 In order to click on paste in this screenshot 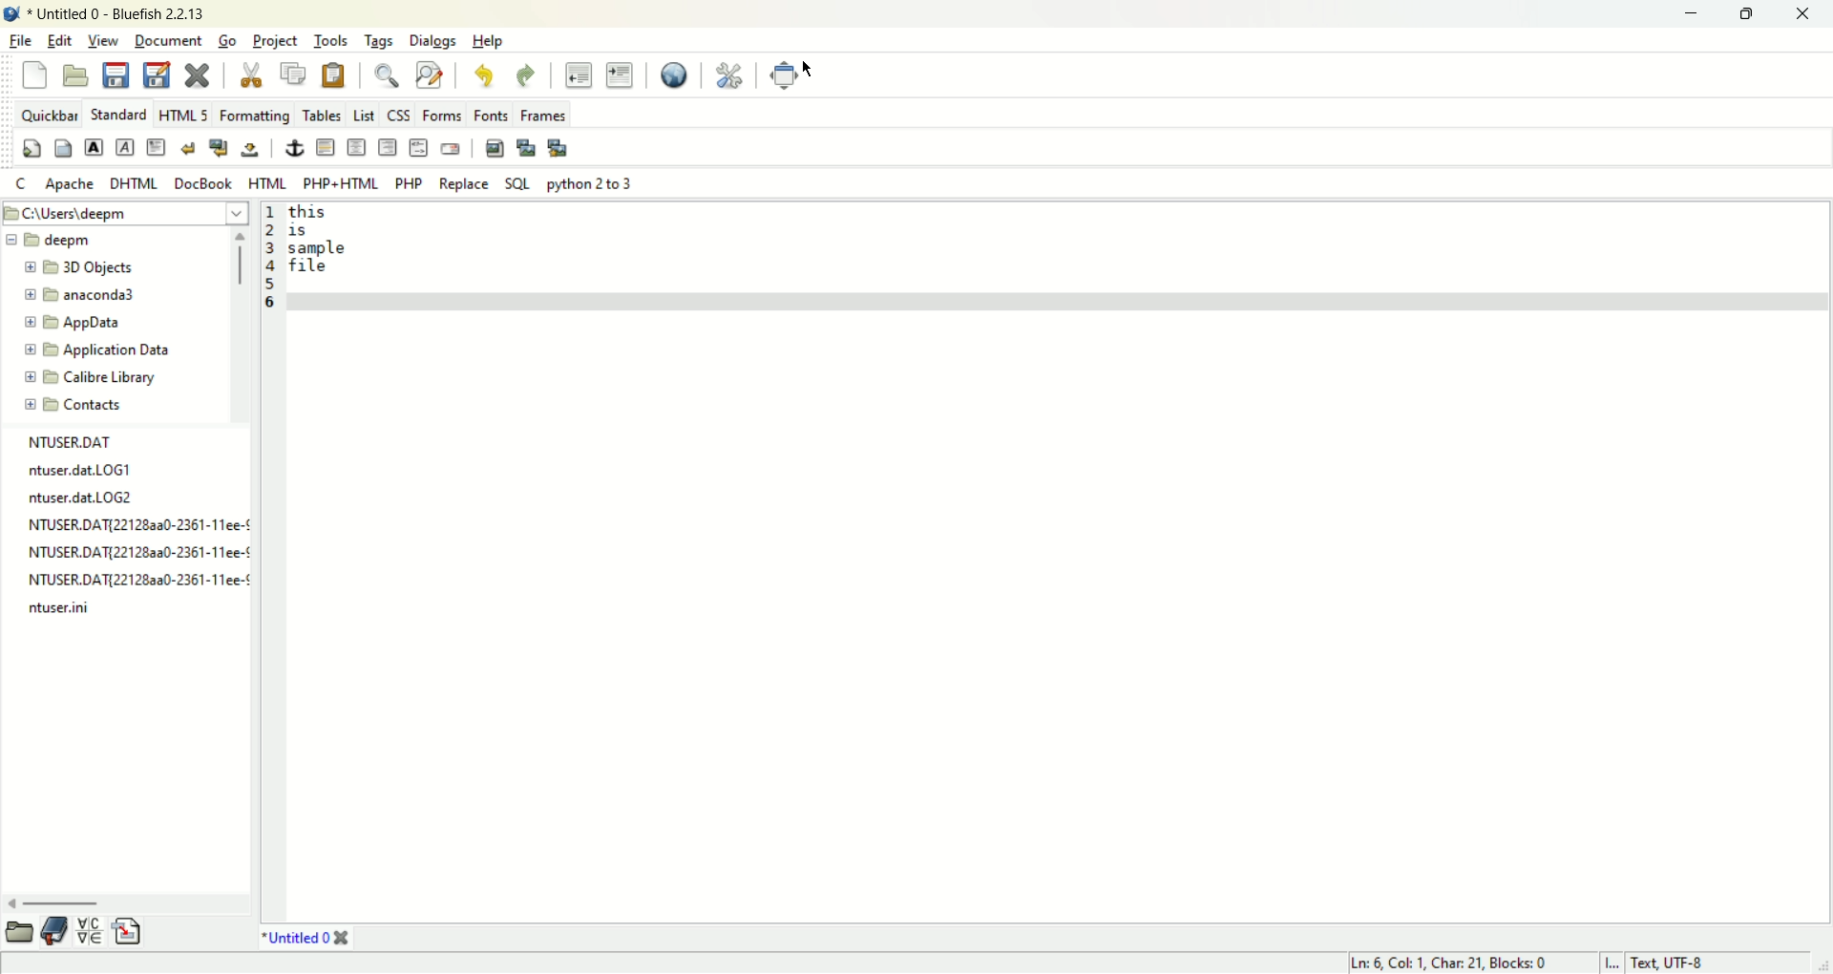, I will do `click(330, 73)`.